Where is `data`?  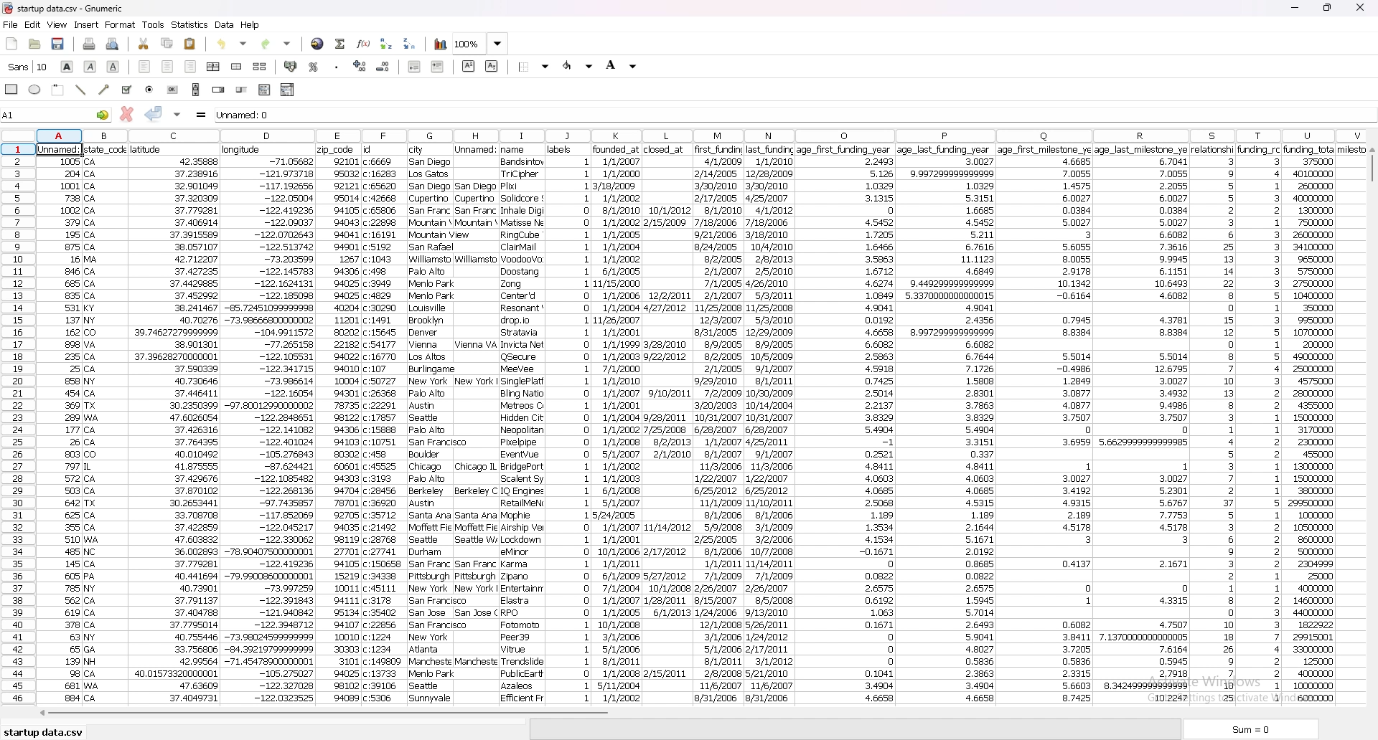 data is located at coordinates (339, 423).